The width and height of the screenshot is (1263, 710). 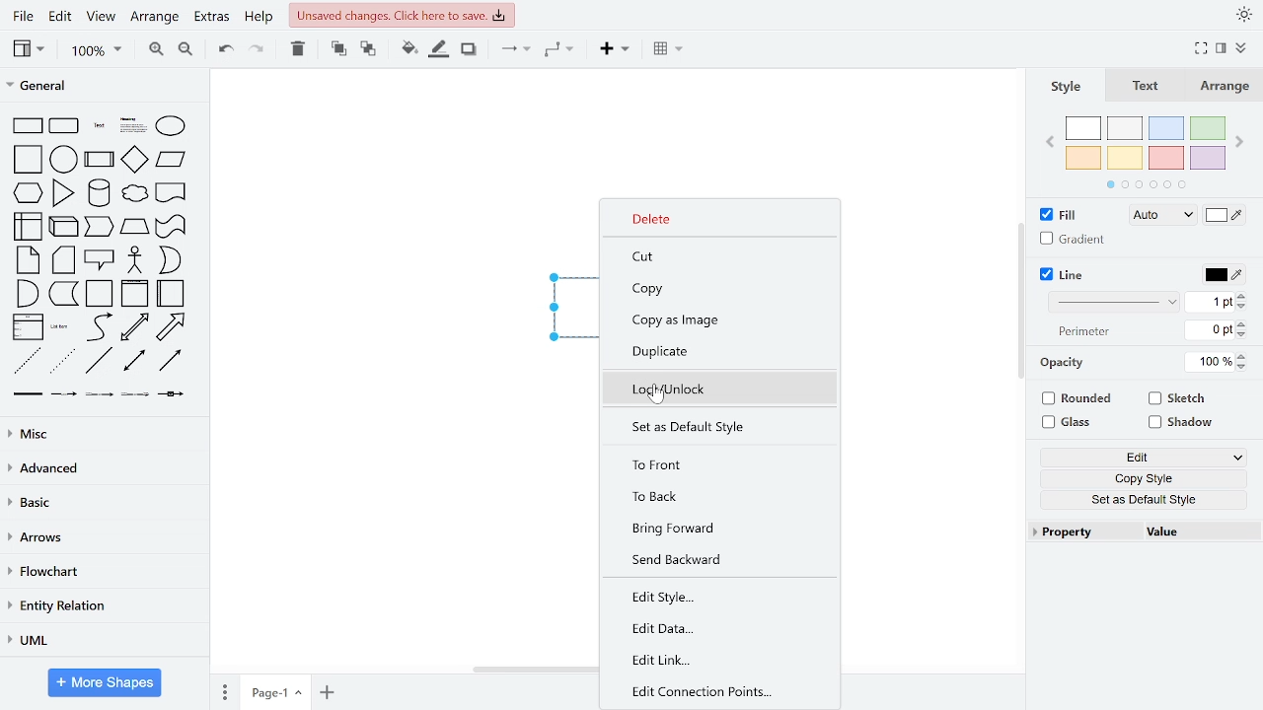 What do you see at coordinates (99, 360) in the screenshot?
I see `line` at bounding box center [99, 360].